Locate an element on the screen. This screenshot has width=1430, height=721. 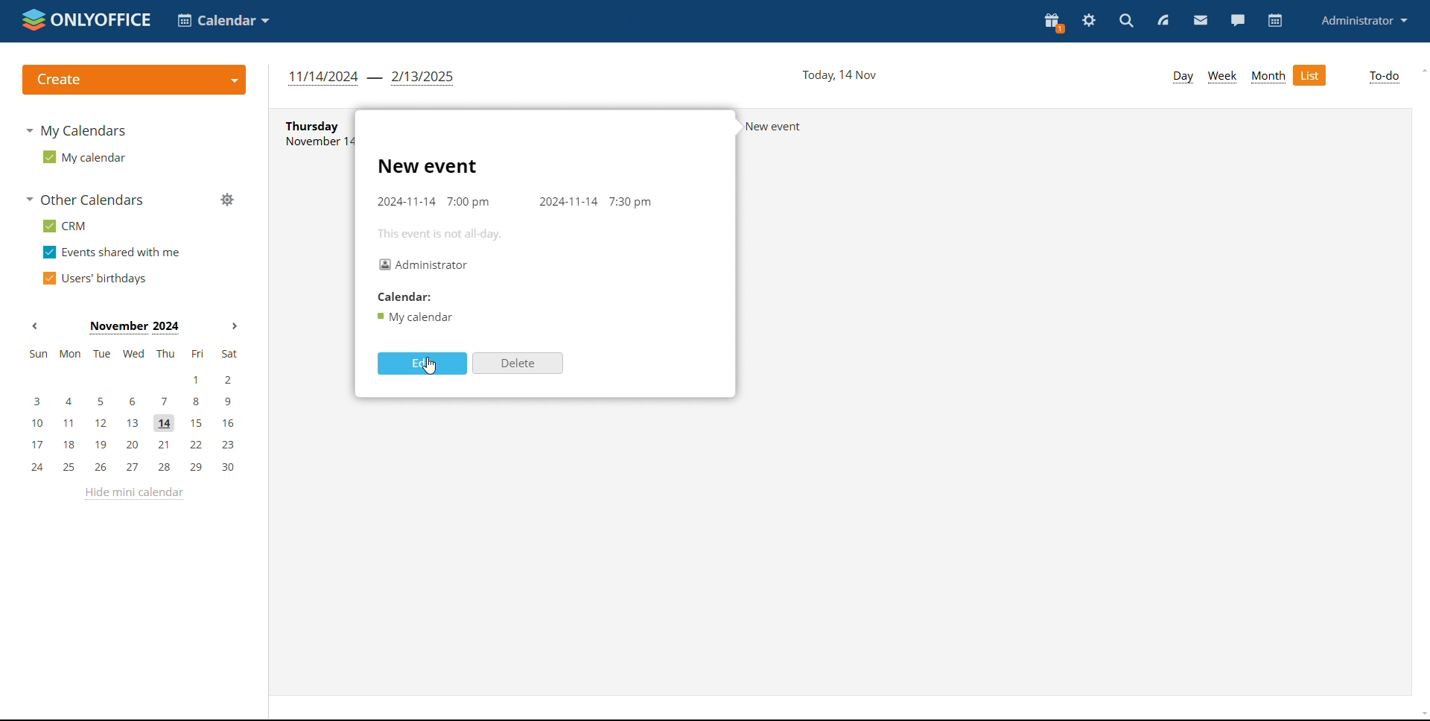
select application is located at coordinates (225, 19).